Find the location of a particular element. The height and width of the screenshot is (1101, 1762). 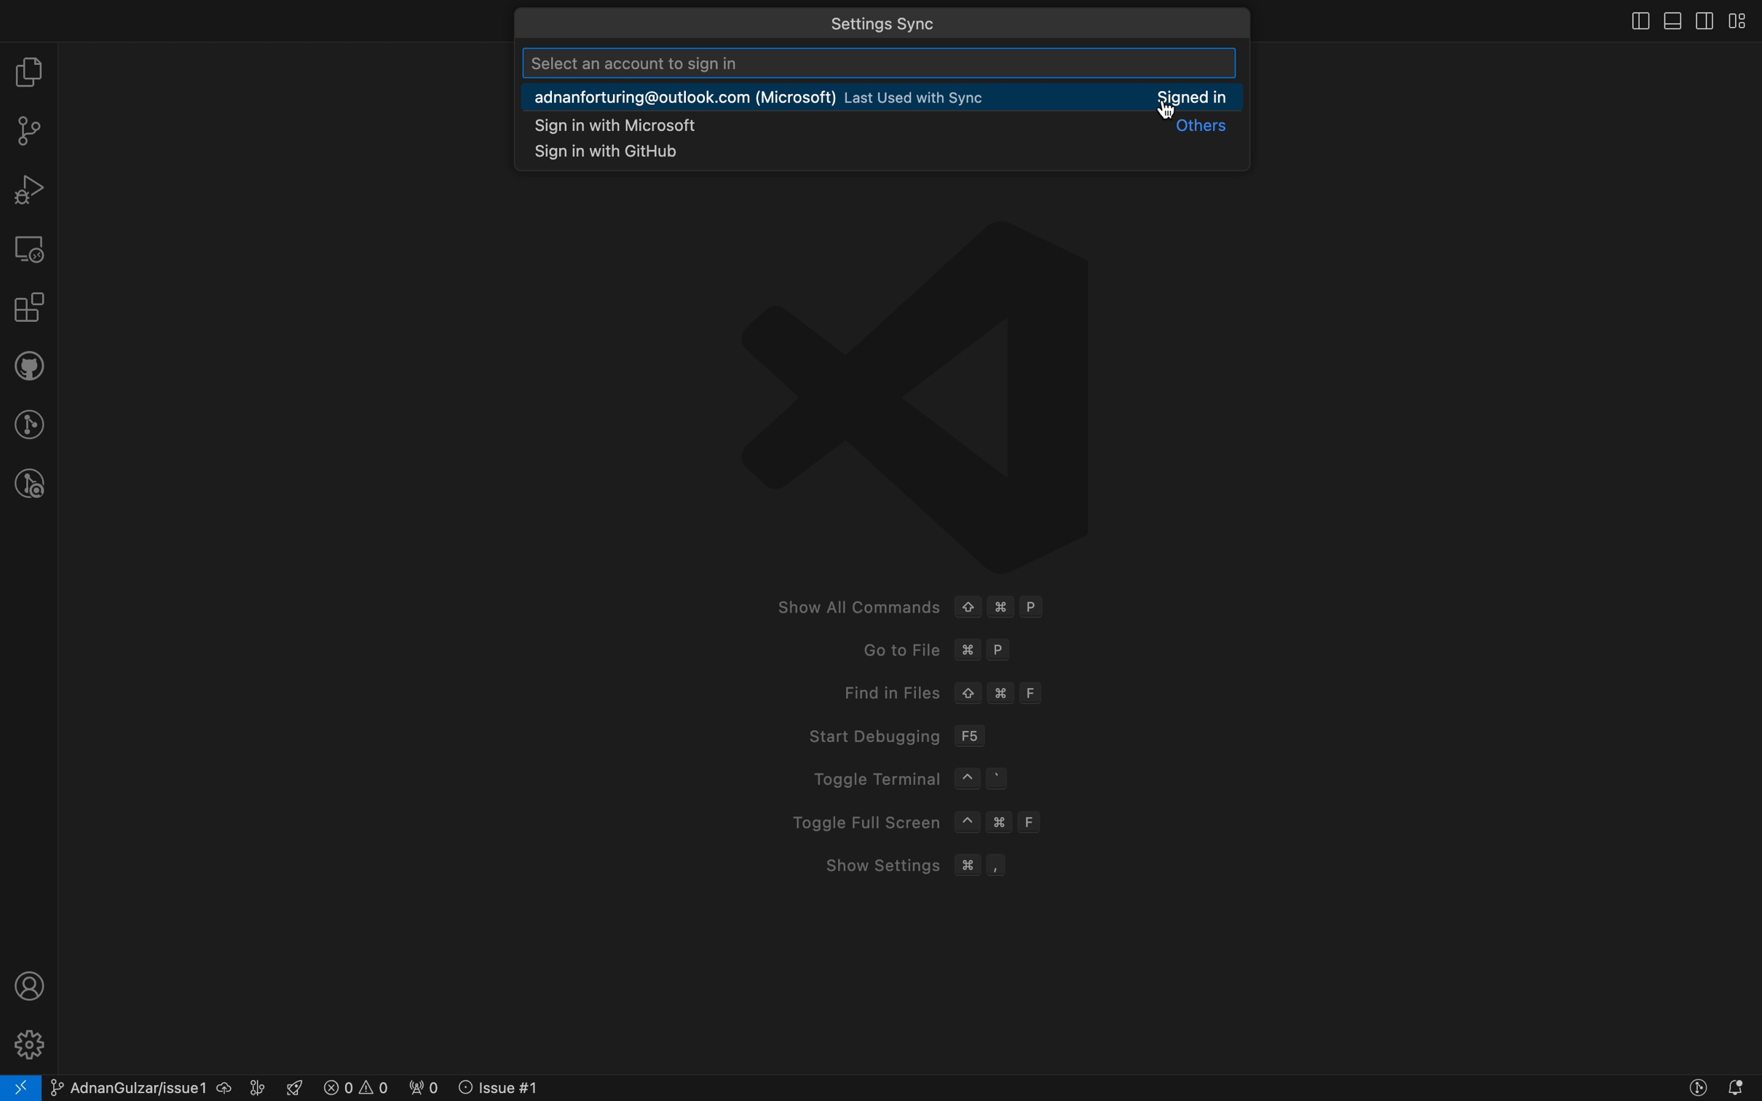

close slidebar is located at coordinates (1630, 23).